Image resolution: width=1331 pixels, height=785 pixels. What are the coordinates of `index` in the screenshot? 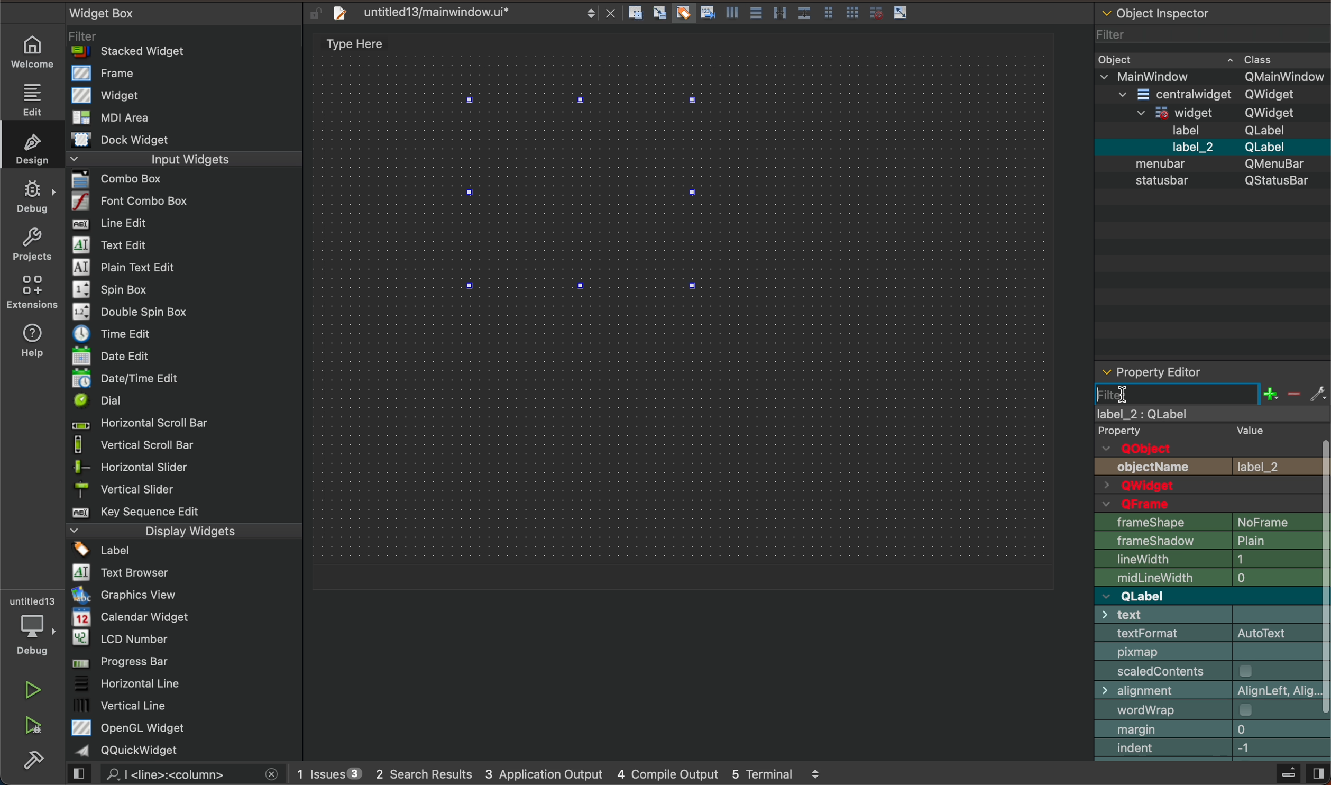 It's located at (1214, 750).